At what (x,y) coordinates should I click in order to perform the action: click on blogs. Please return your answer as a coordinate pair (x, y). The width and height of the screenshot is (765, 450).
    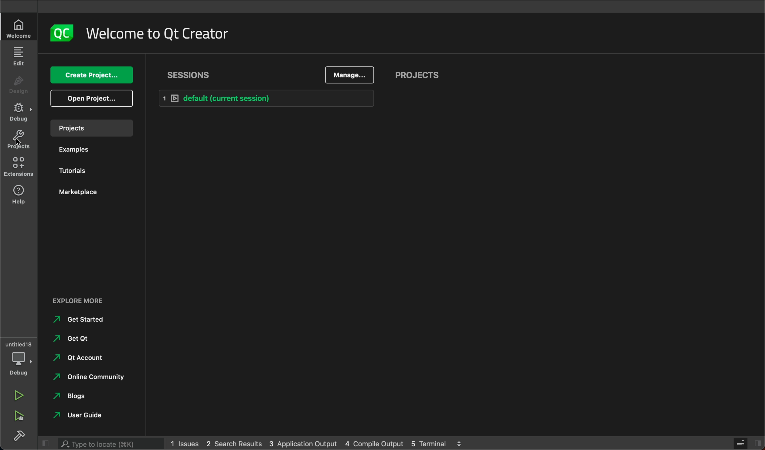
    Looking at the image, I should click on (76, 396).